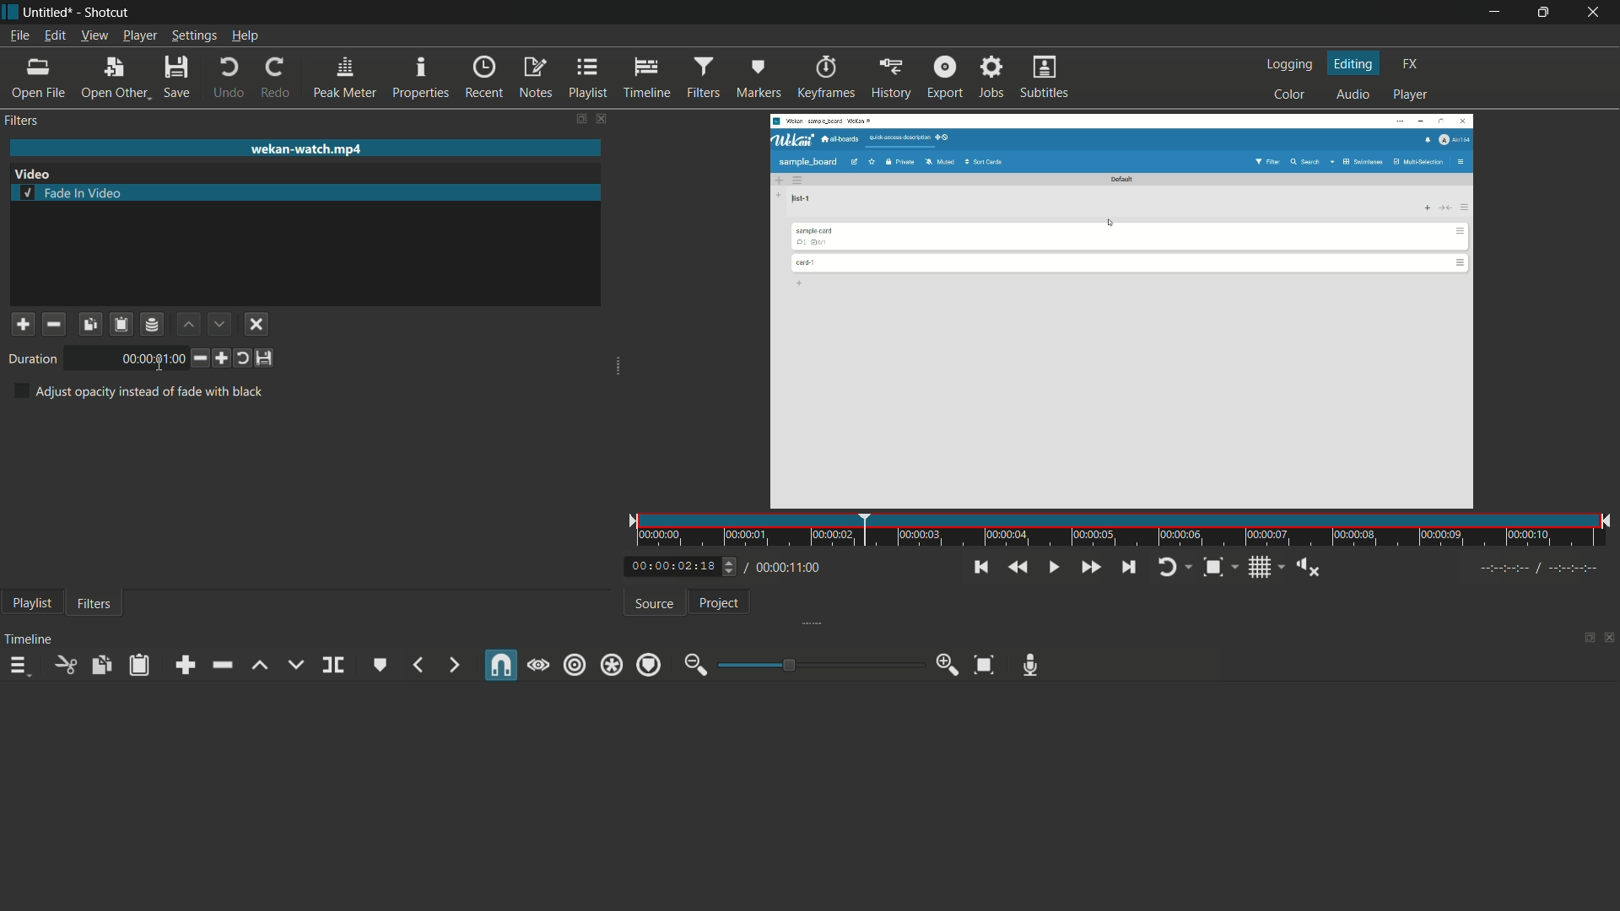 The height and width of the screenshot is (911, 1620). Describe the element at coordinates (22, 324) in the screenshot. I see `add a filter` at that location.